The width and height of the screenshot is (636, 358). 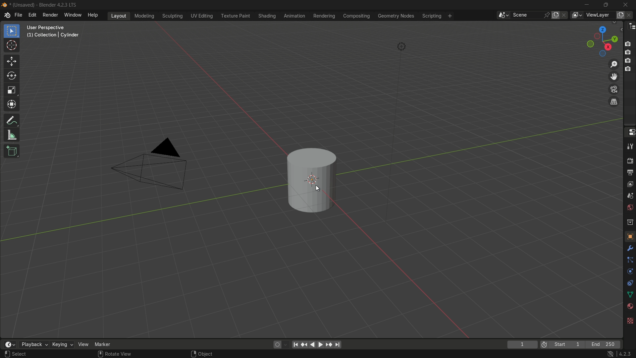 What do you see at coordinates (33, 16) in the screenshot?
I see `edit menu` at bounding box center [33, 16].